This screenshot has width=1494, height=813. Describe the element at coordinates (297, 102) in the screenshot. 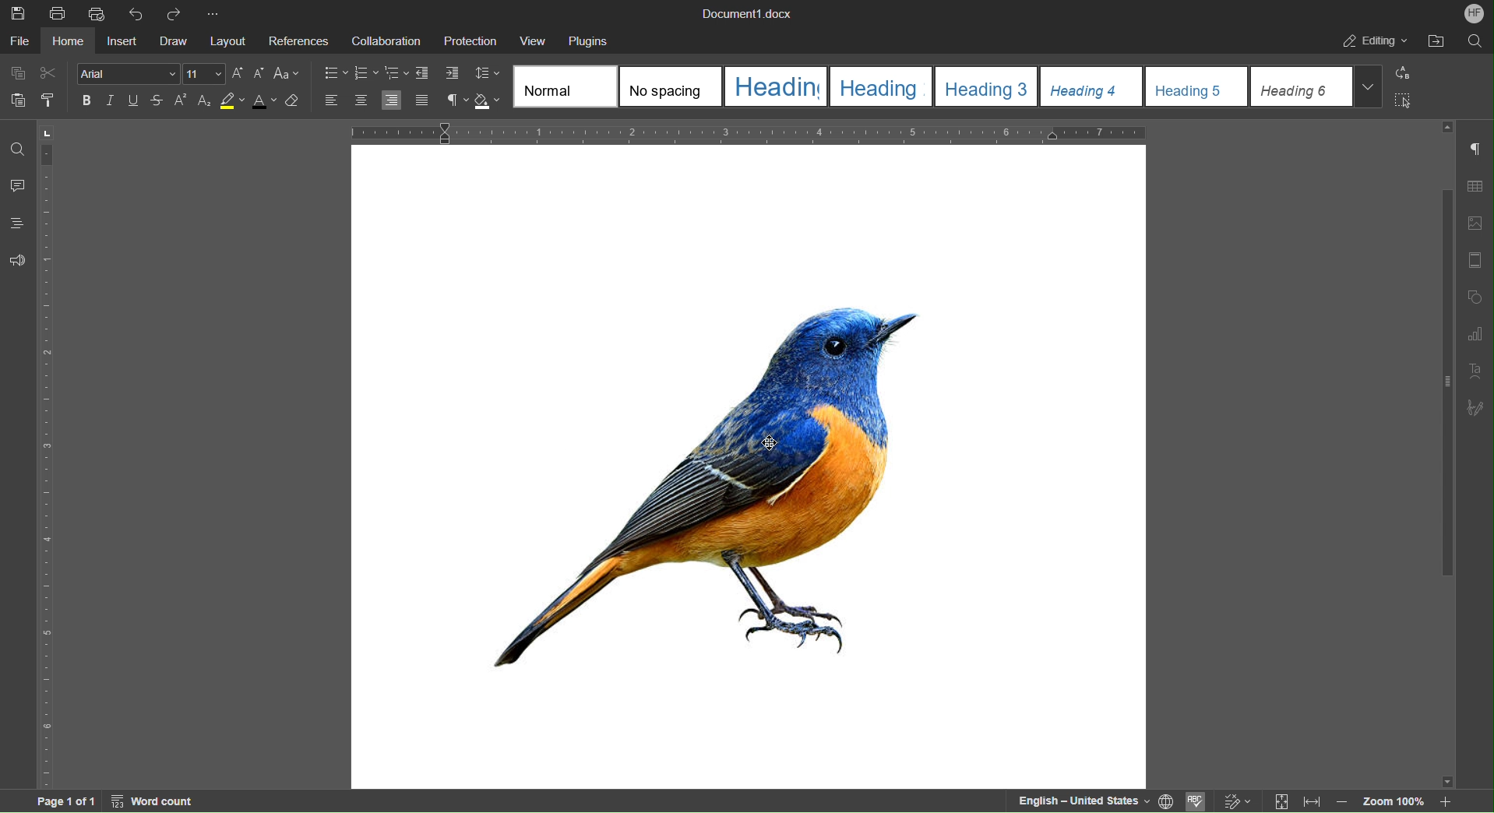

I see `Erase Style` at that location.